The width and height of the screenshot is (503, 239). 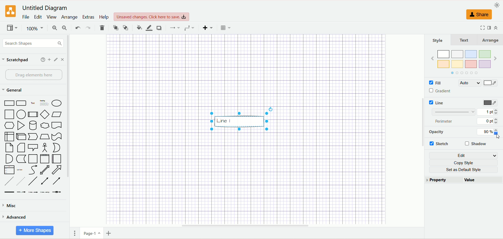 I want to click on Data storage, so click(x=21, y=159).